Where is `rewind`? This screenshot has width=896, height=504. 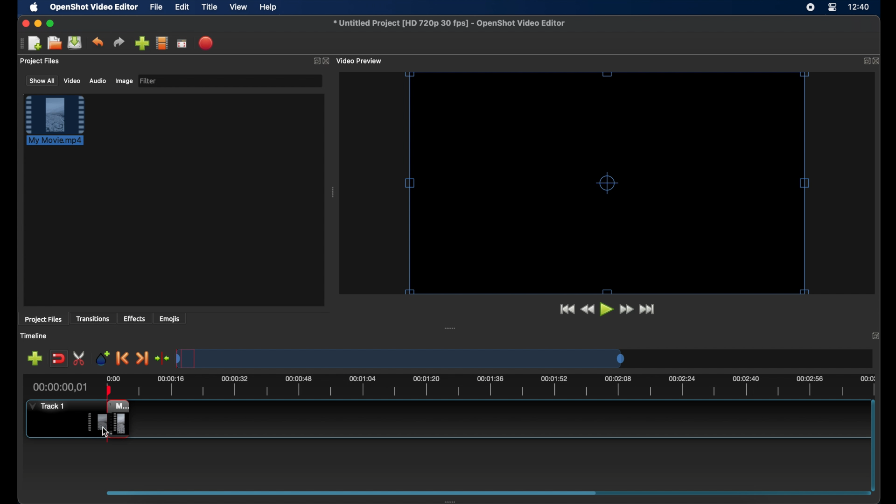 rewind is located at coordinates (588, 309).